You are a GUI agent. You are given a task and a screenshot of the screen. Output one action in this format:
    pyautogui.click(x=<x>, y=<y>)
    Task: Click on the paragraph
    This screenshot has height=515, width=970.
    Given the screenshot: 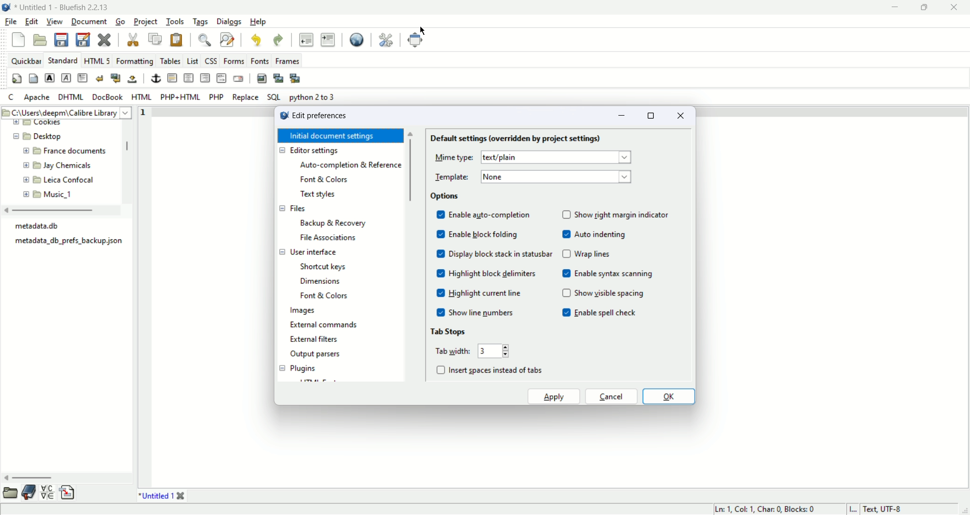 What is the action you would take?
    pyautogui.click(x=82, y=78)
    